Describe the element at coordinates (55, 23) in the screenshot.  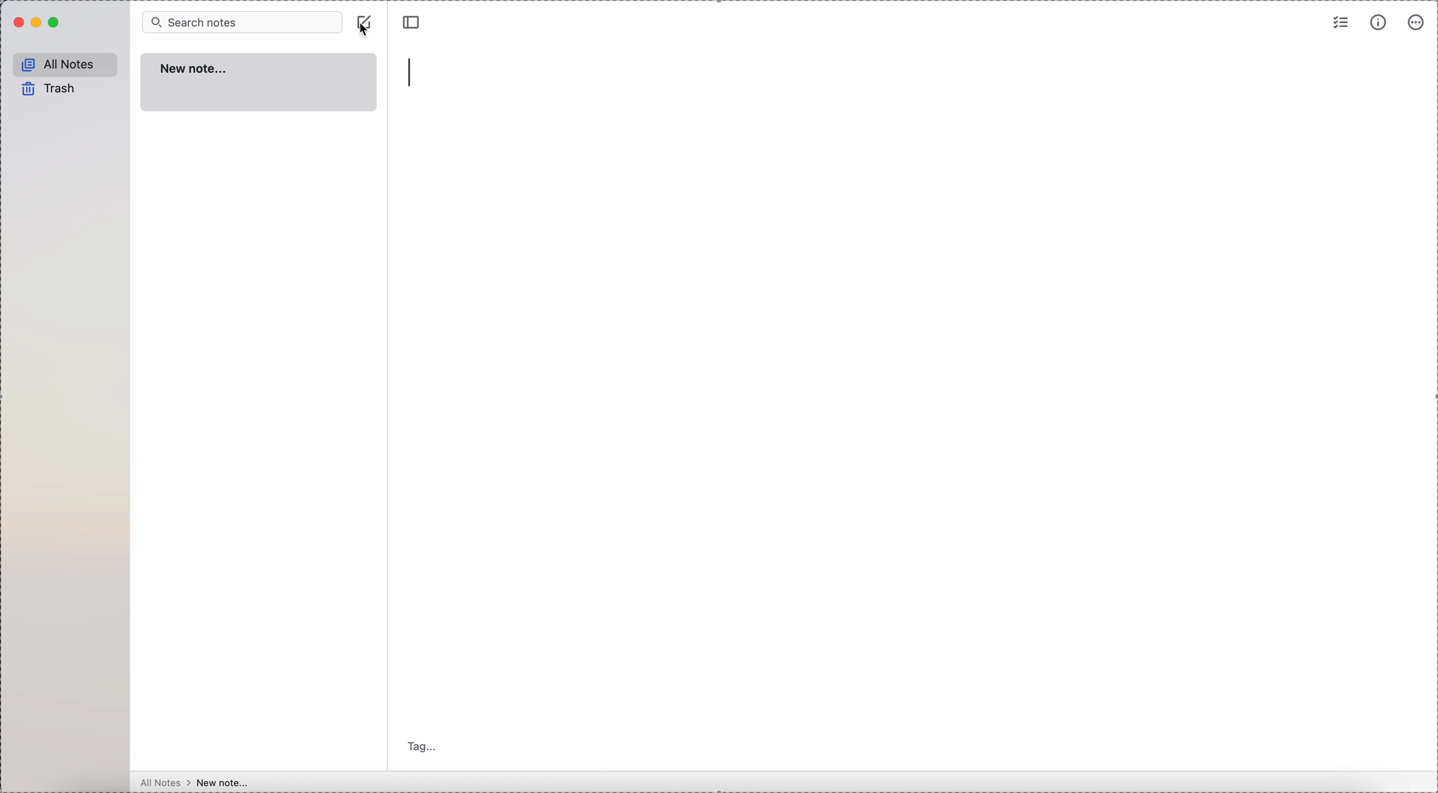
I see `maximize Simplenote` at that location.